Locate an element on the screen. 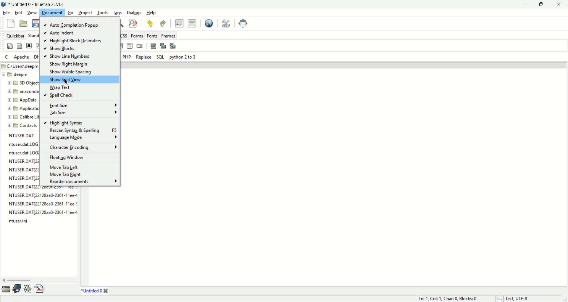  show line numbers is located at coordinates (70, 57).